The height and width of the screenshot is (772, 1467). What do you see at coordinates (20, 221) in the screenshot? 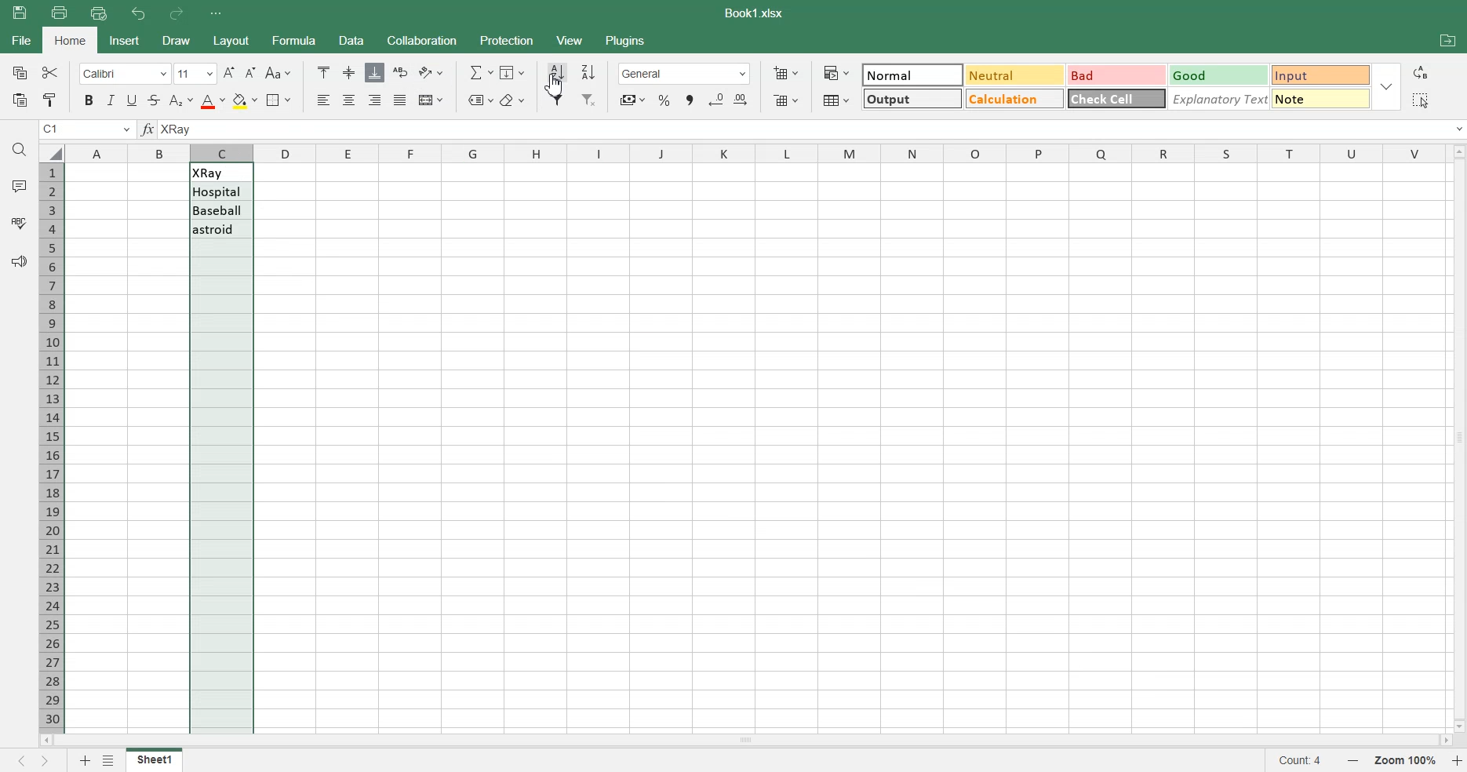
I see `Spelling Check ` at bounding box center [20, 221].